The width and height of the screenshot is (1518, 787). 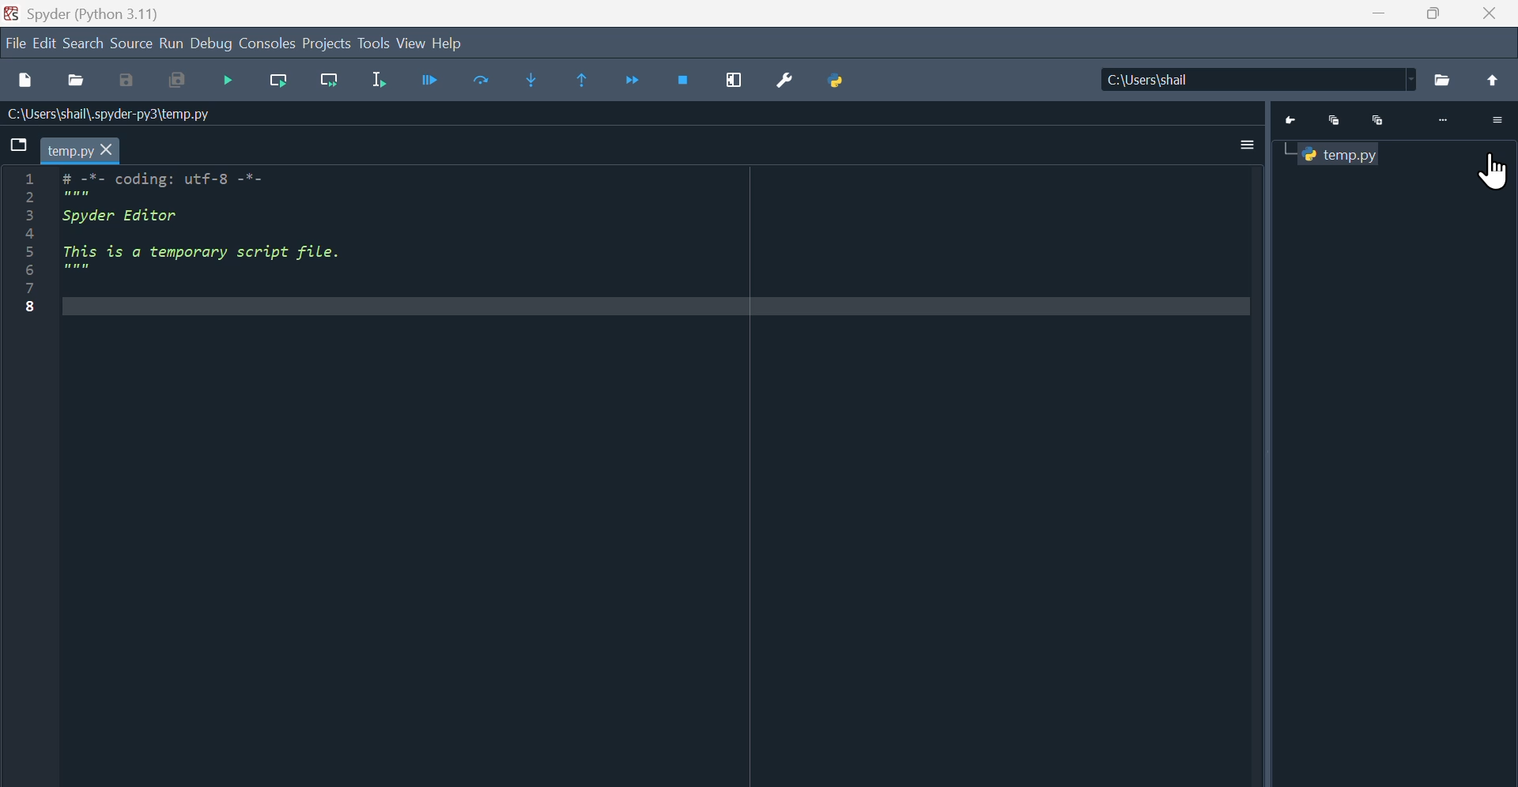 What do you see at coordinates (111, 115) in the screenshot?
I see `File name` at bounding box center [111, 115].